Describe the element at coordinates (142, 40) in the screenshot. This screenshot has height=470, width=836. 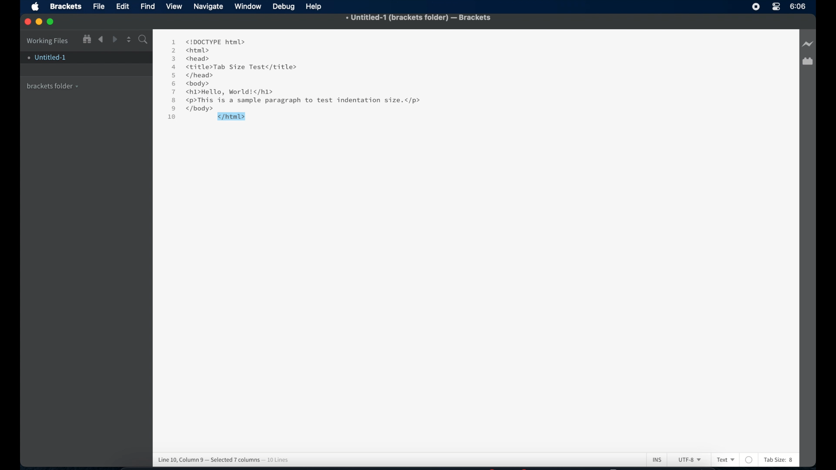
I see `Find` at that location.